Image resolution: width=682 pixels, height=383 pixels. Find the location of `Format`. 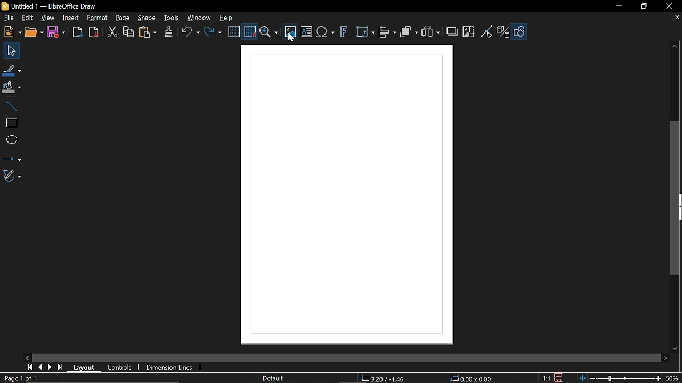

Format is located at coordinates (98, 18).